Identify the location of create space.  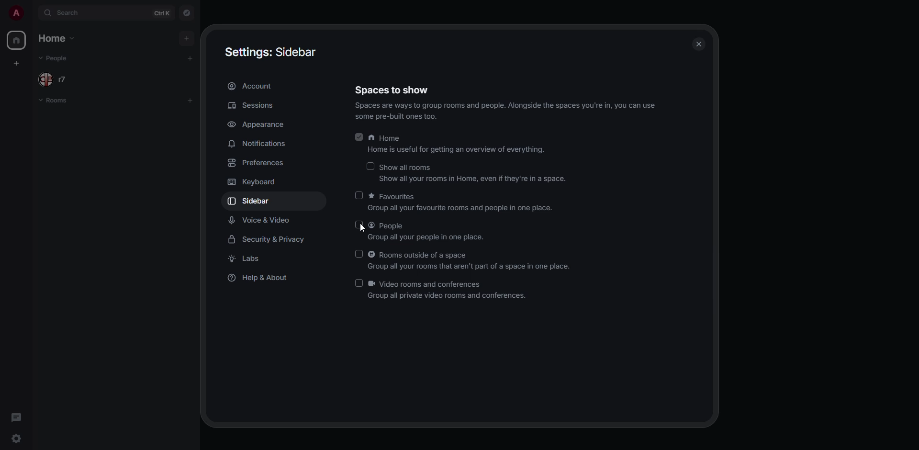
(16, 62).